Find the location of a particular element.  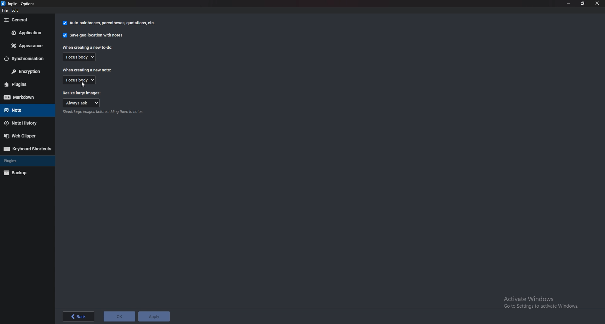

Close is located at coordinates (597, 3).